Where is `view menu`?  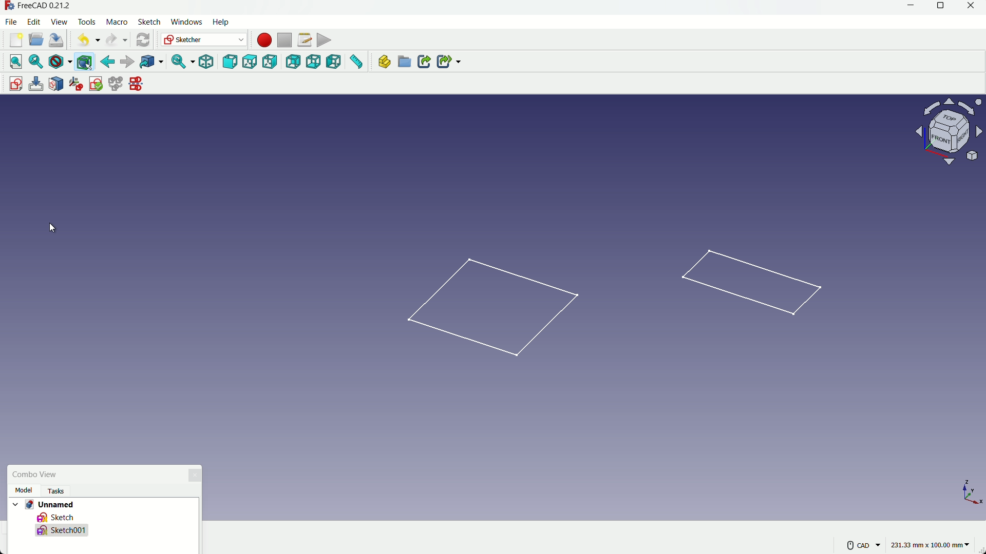 view menu is located at coordinates (61, 22).